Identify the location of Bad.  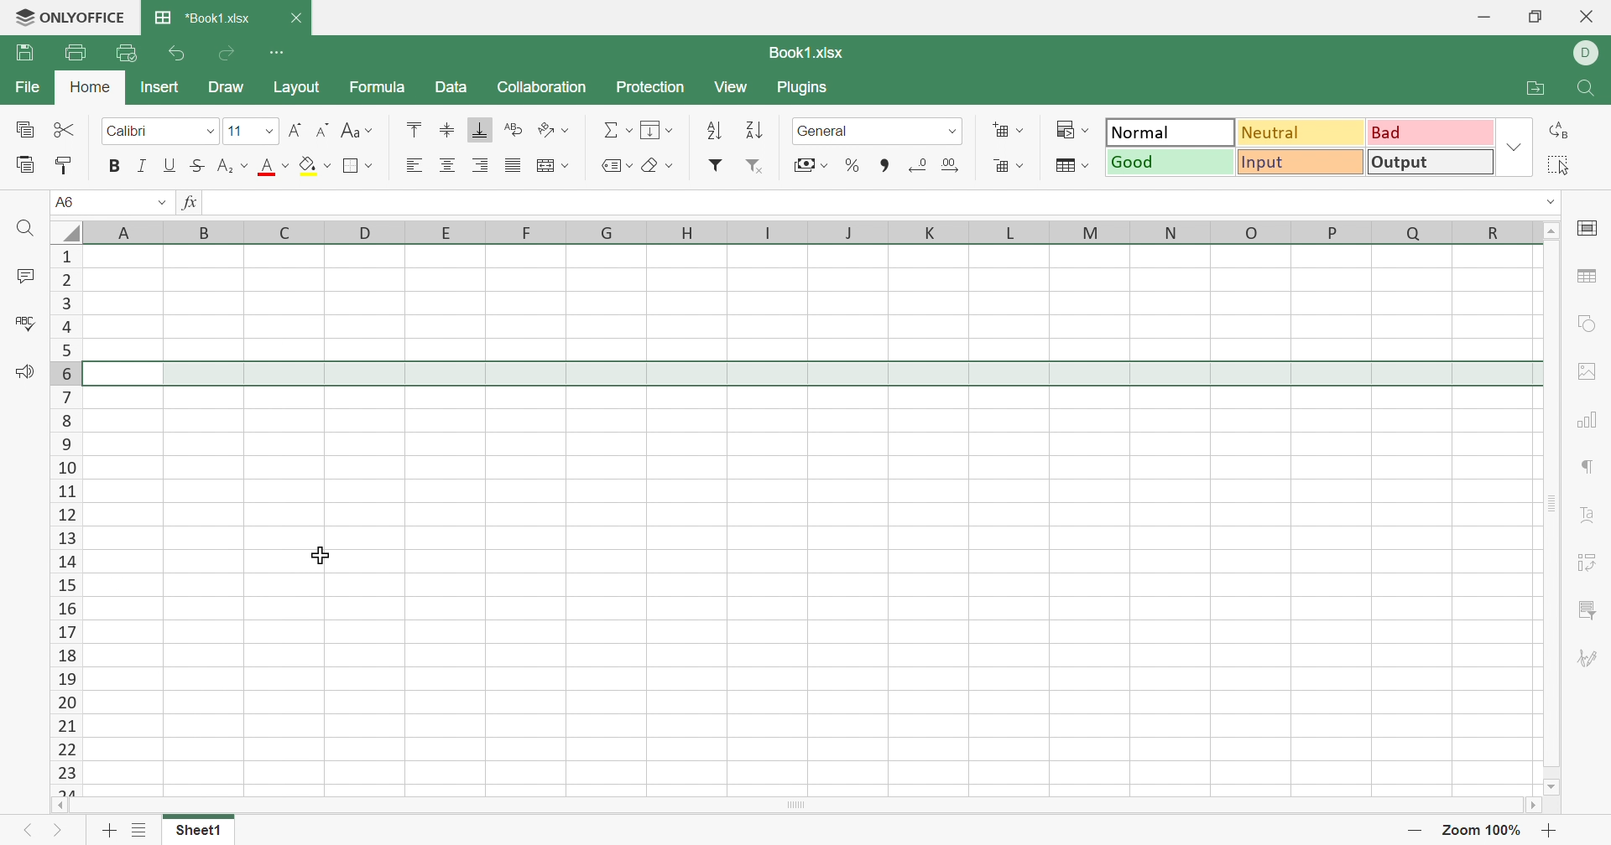
(1431, 132).